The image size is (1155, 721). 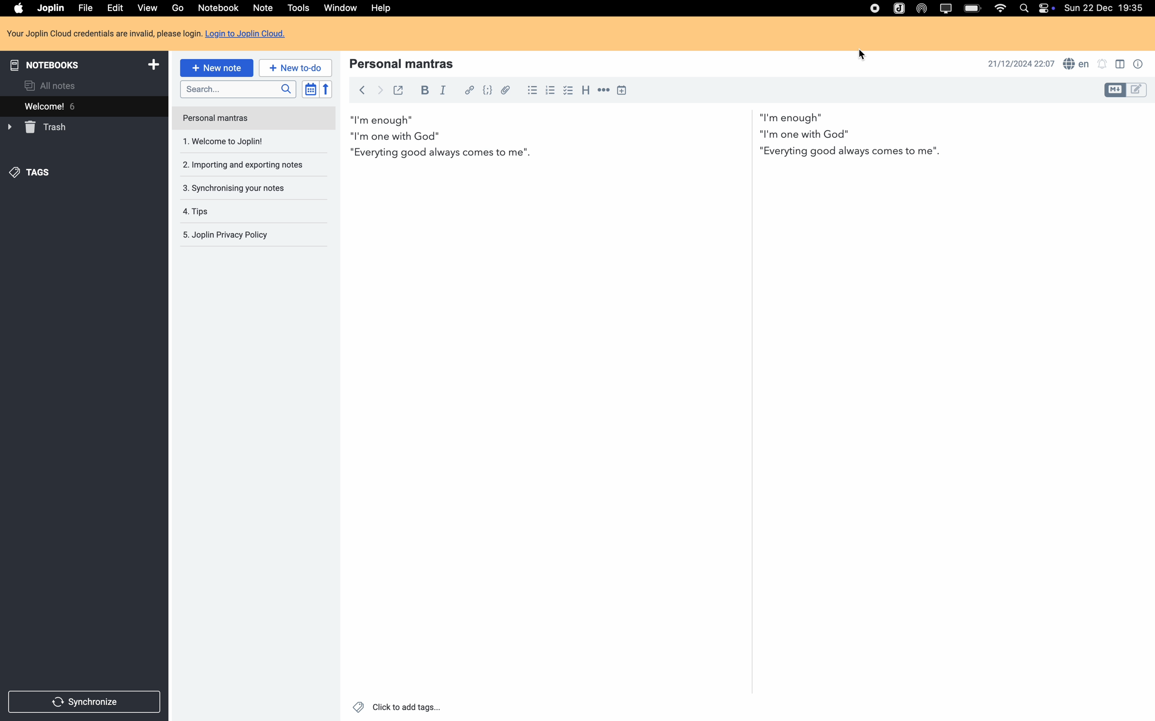 I want to click on toggle editor layout, so click(x=1114, y=90).